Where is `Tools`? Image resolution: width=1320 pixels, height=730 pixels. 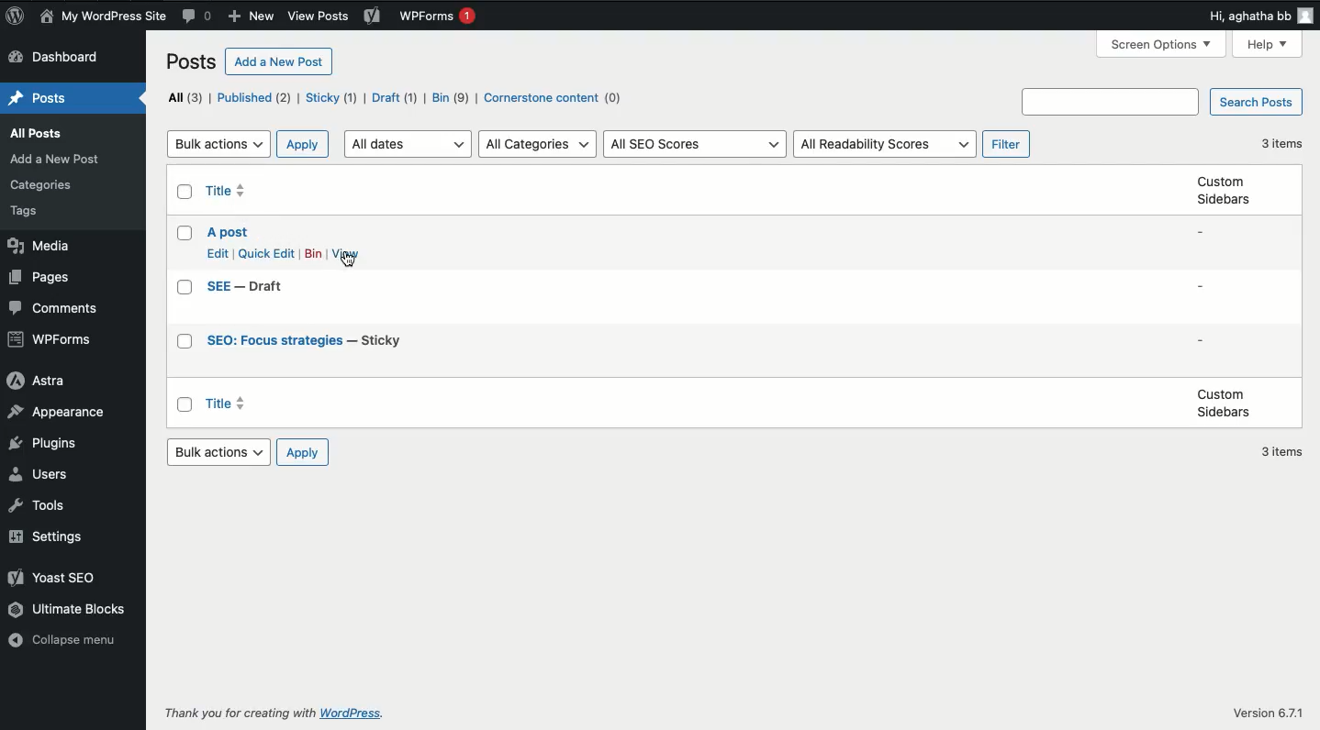 Tools is located at coordinates (41, 506).